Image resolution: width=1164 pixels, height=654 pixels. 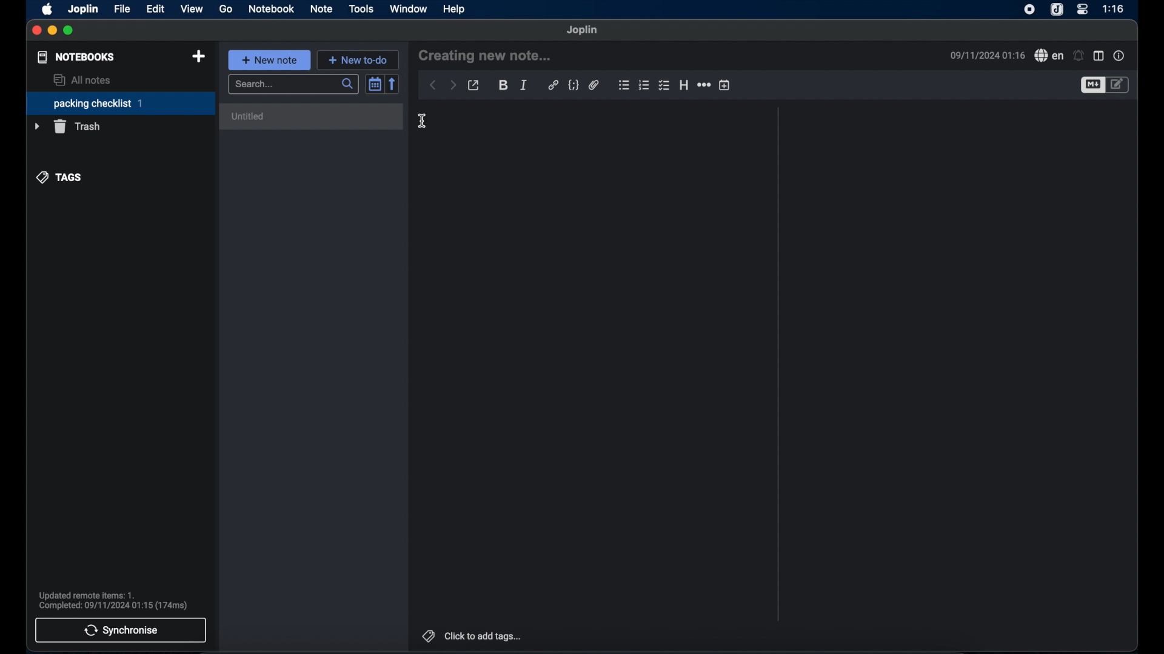 What do you see at coordinates (69, 127) in the screenshot?
I see `trash` at bounding box center [69, 127].